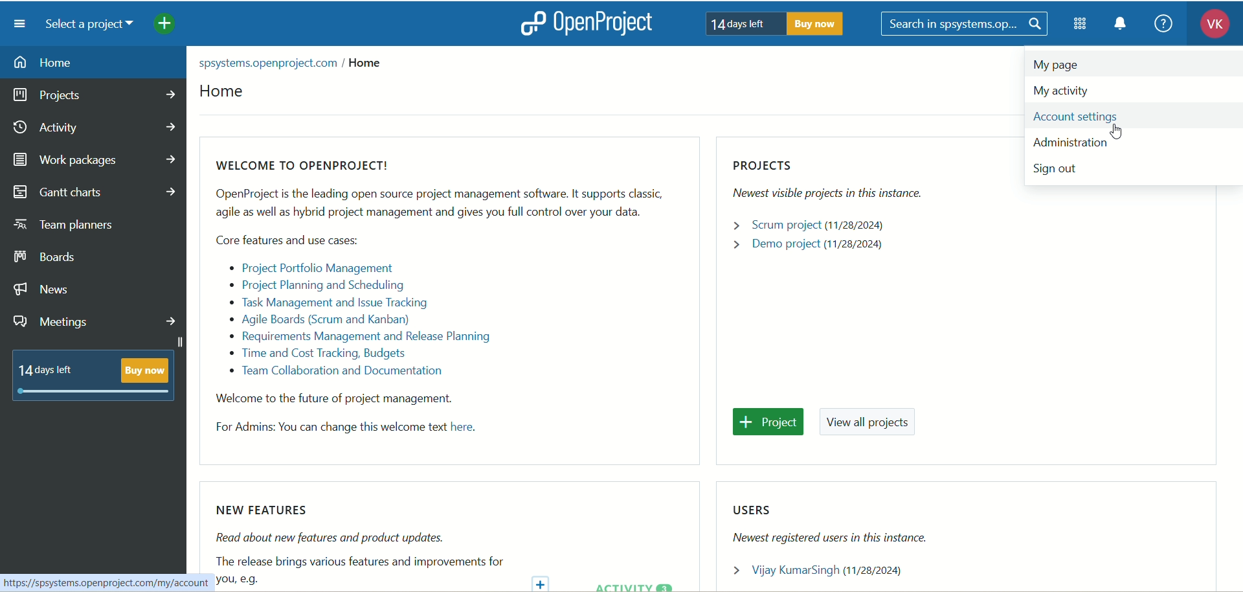 This screenshot has height=592, width=1243. Describe the element at coordinates (811, 226) in the screenshot. I see `scrum project` at that location.